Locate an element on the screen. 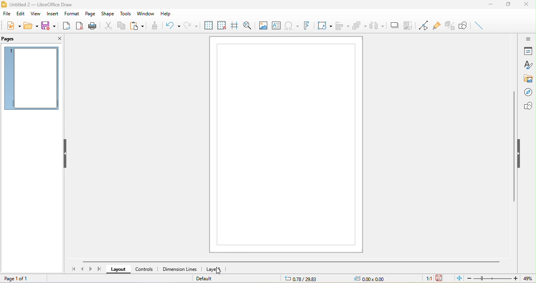  horizontal scroll bar is located at coordinates (297, 261).